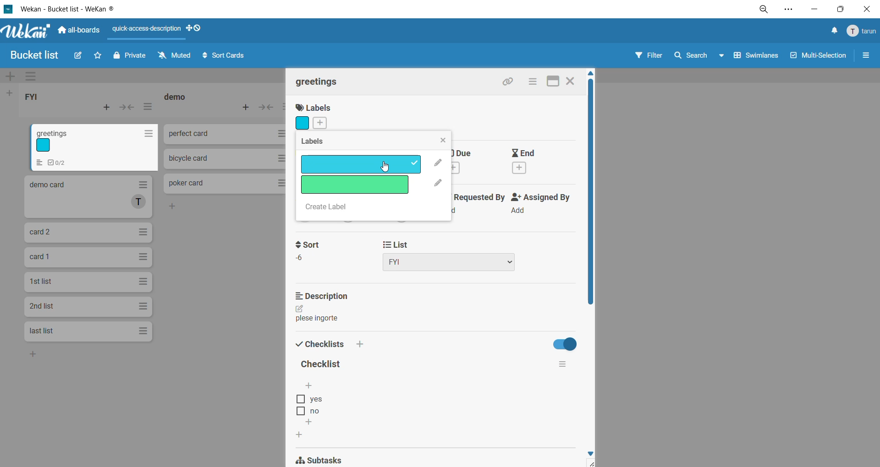 Image resolution: width=880 pixels, height=467 pixels. Describe the element at coordinates (247, 109) in the screenshot. I see `add card` at that location.